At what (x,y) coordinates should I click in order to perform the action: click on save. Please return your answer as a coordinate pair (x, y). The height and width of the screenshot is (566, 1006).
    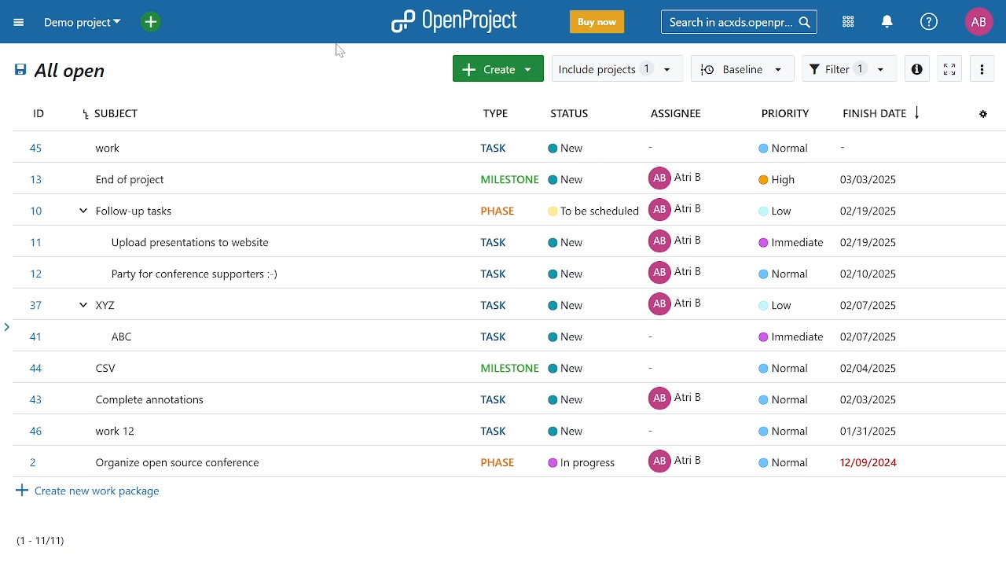
    Looking at the image, I should click on (21, 72).